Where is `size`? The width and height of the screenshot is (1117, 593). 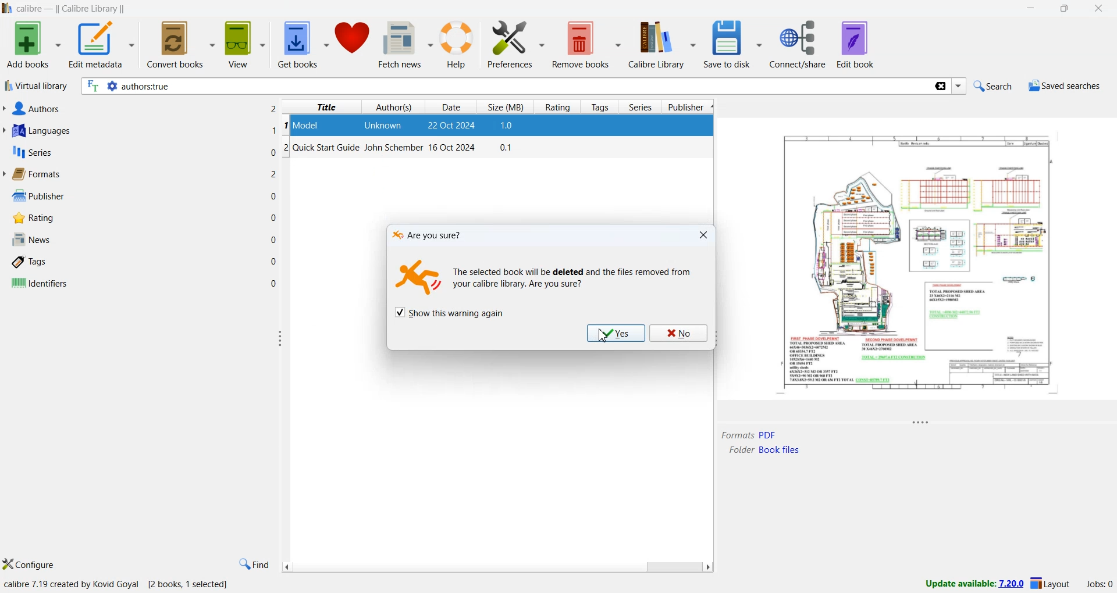 size is located at coordinates (508, 126).